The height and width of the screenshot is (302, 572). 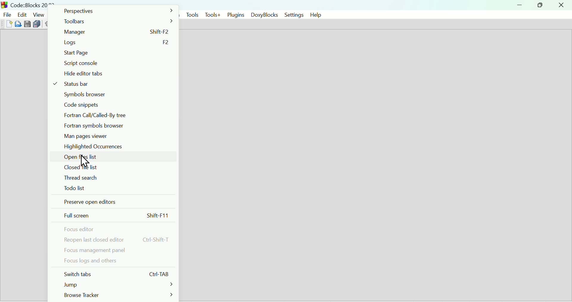 What do you see at coordinates (116, 250) in the screenshot?
I see `Focus management panel` at bounding box center [116, 250].